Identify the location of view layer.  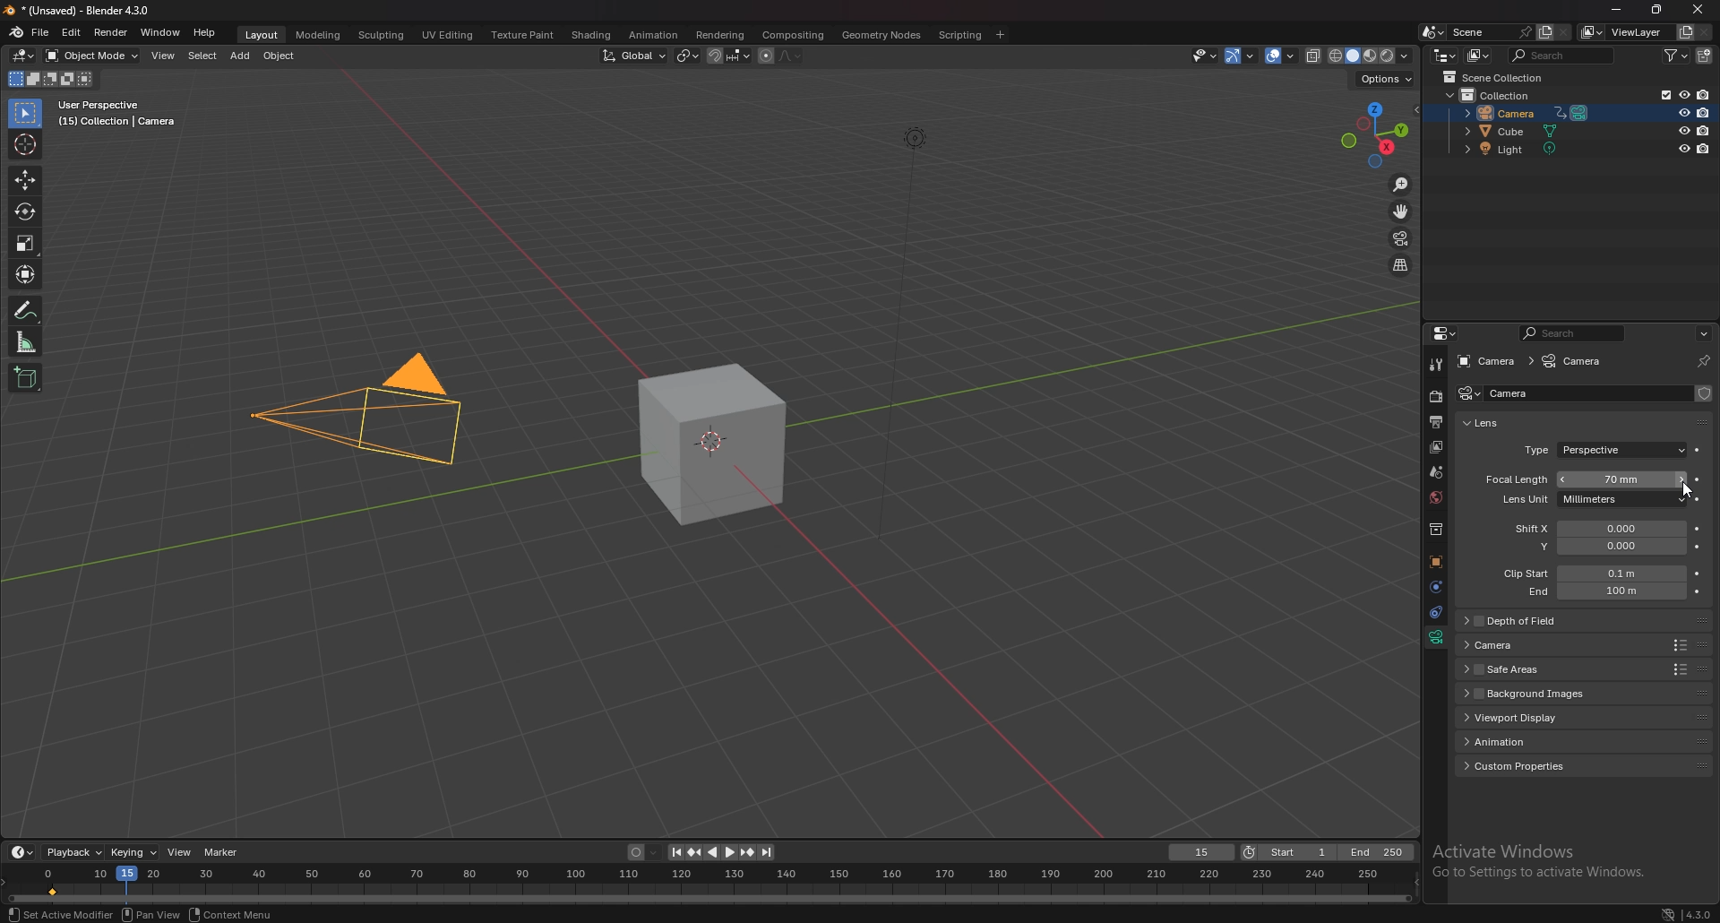
(1627, 32).